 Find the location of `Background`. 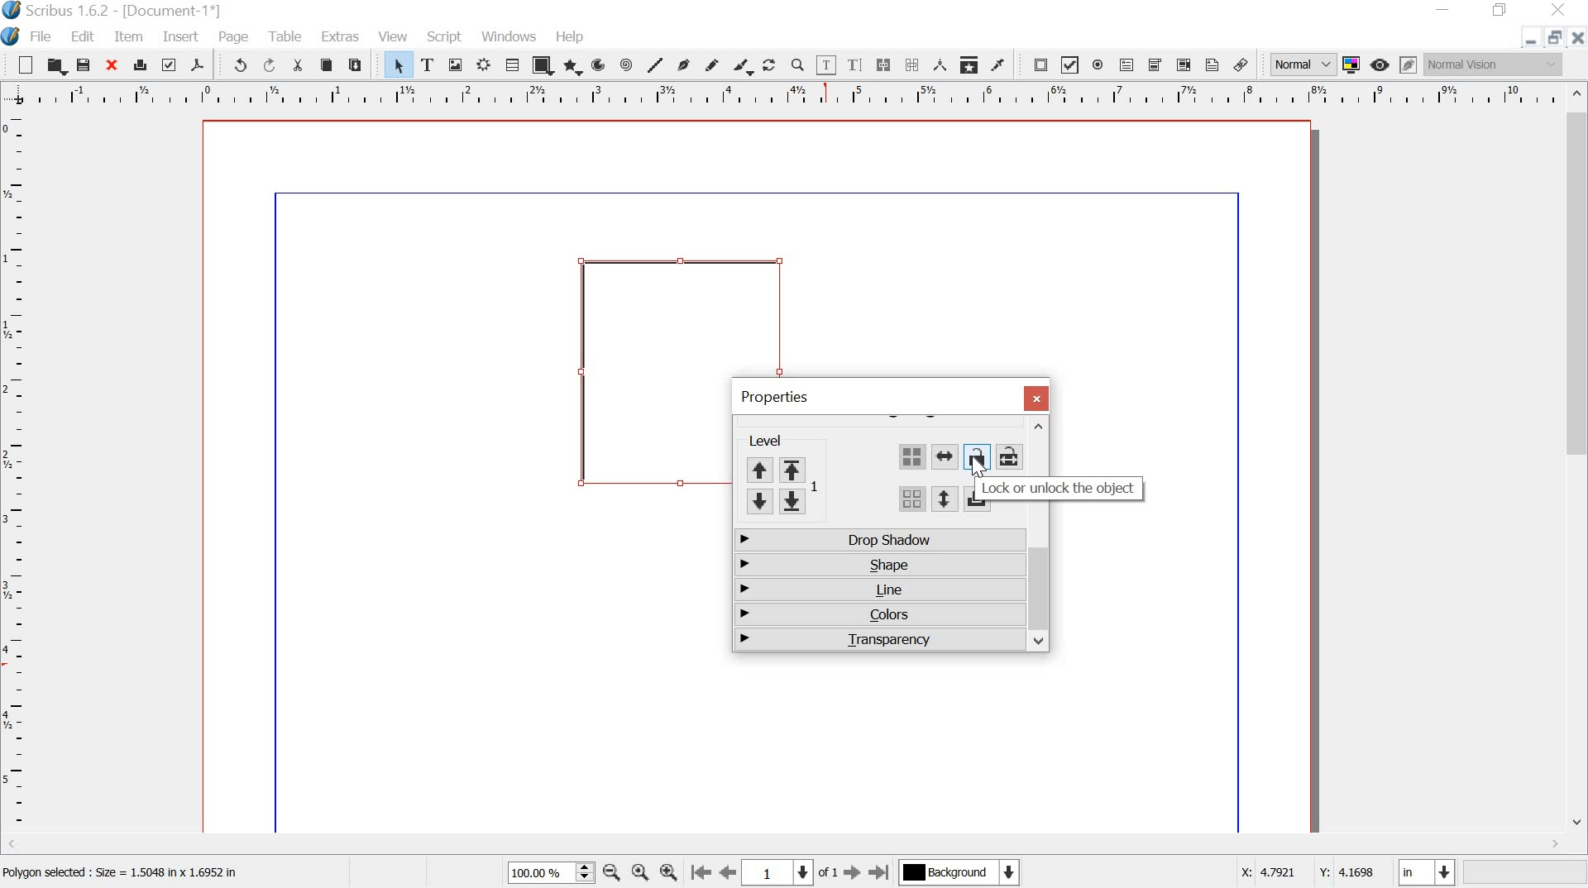

Background is located at coordinates (962, 874).